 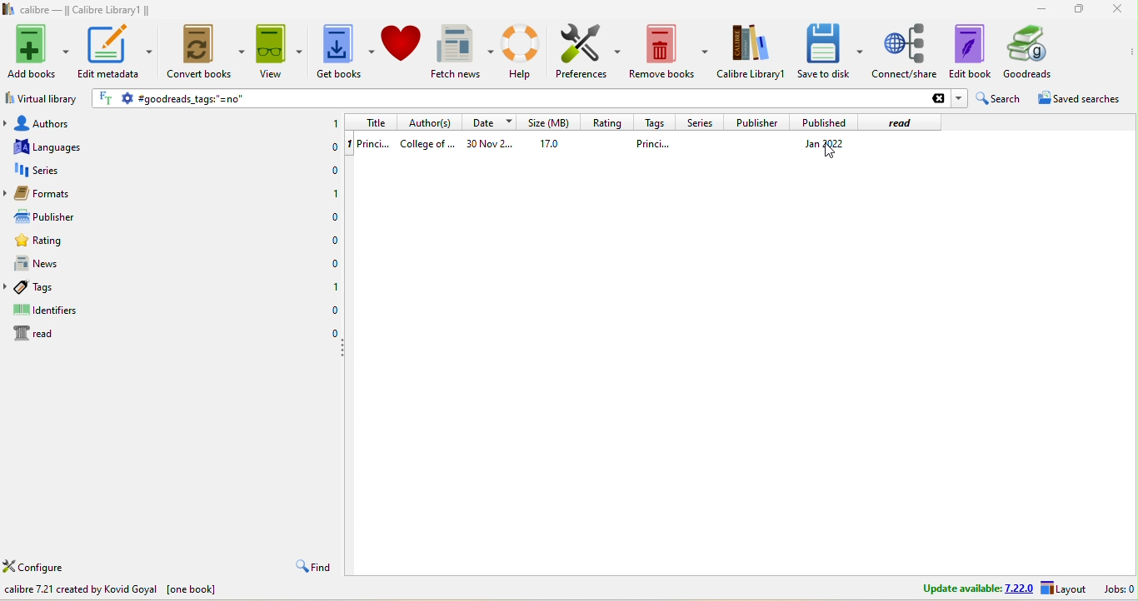 What do you see at coordinates (37, 52) in the screenshot?
I see `add books` at bounding box center [37, 52].